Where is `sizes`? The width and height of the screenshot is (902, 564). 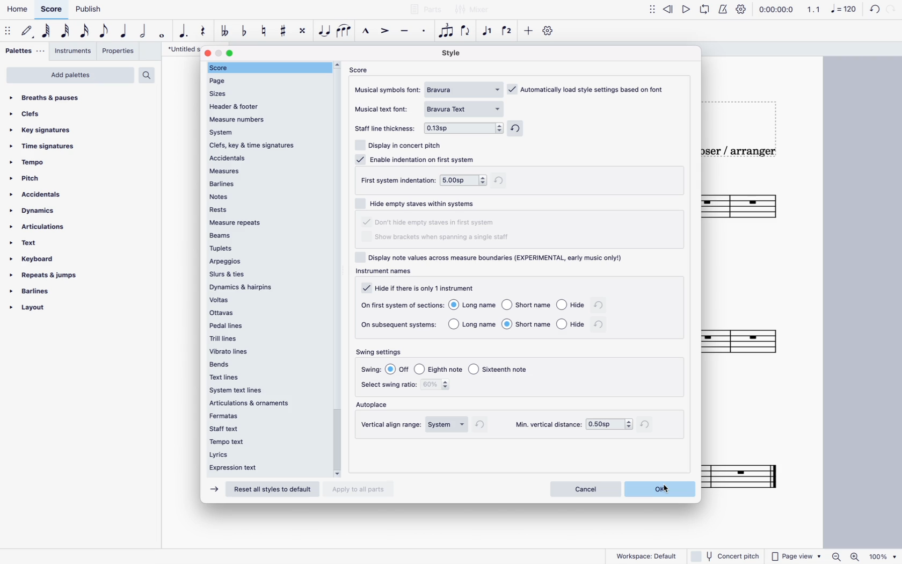 sizes is located at coordinates (264, 92).